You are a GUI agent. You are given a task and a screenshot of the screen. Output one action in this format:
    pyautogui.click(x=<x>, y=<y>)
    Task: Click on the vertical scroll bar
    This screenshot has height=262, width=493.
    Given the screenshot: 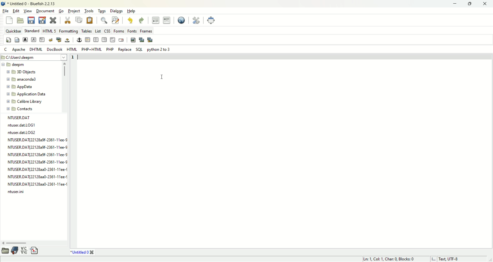 What is the action you would take?
    pyautogui.click(x=64, y=80)
    